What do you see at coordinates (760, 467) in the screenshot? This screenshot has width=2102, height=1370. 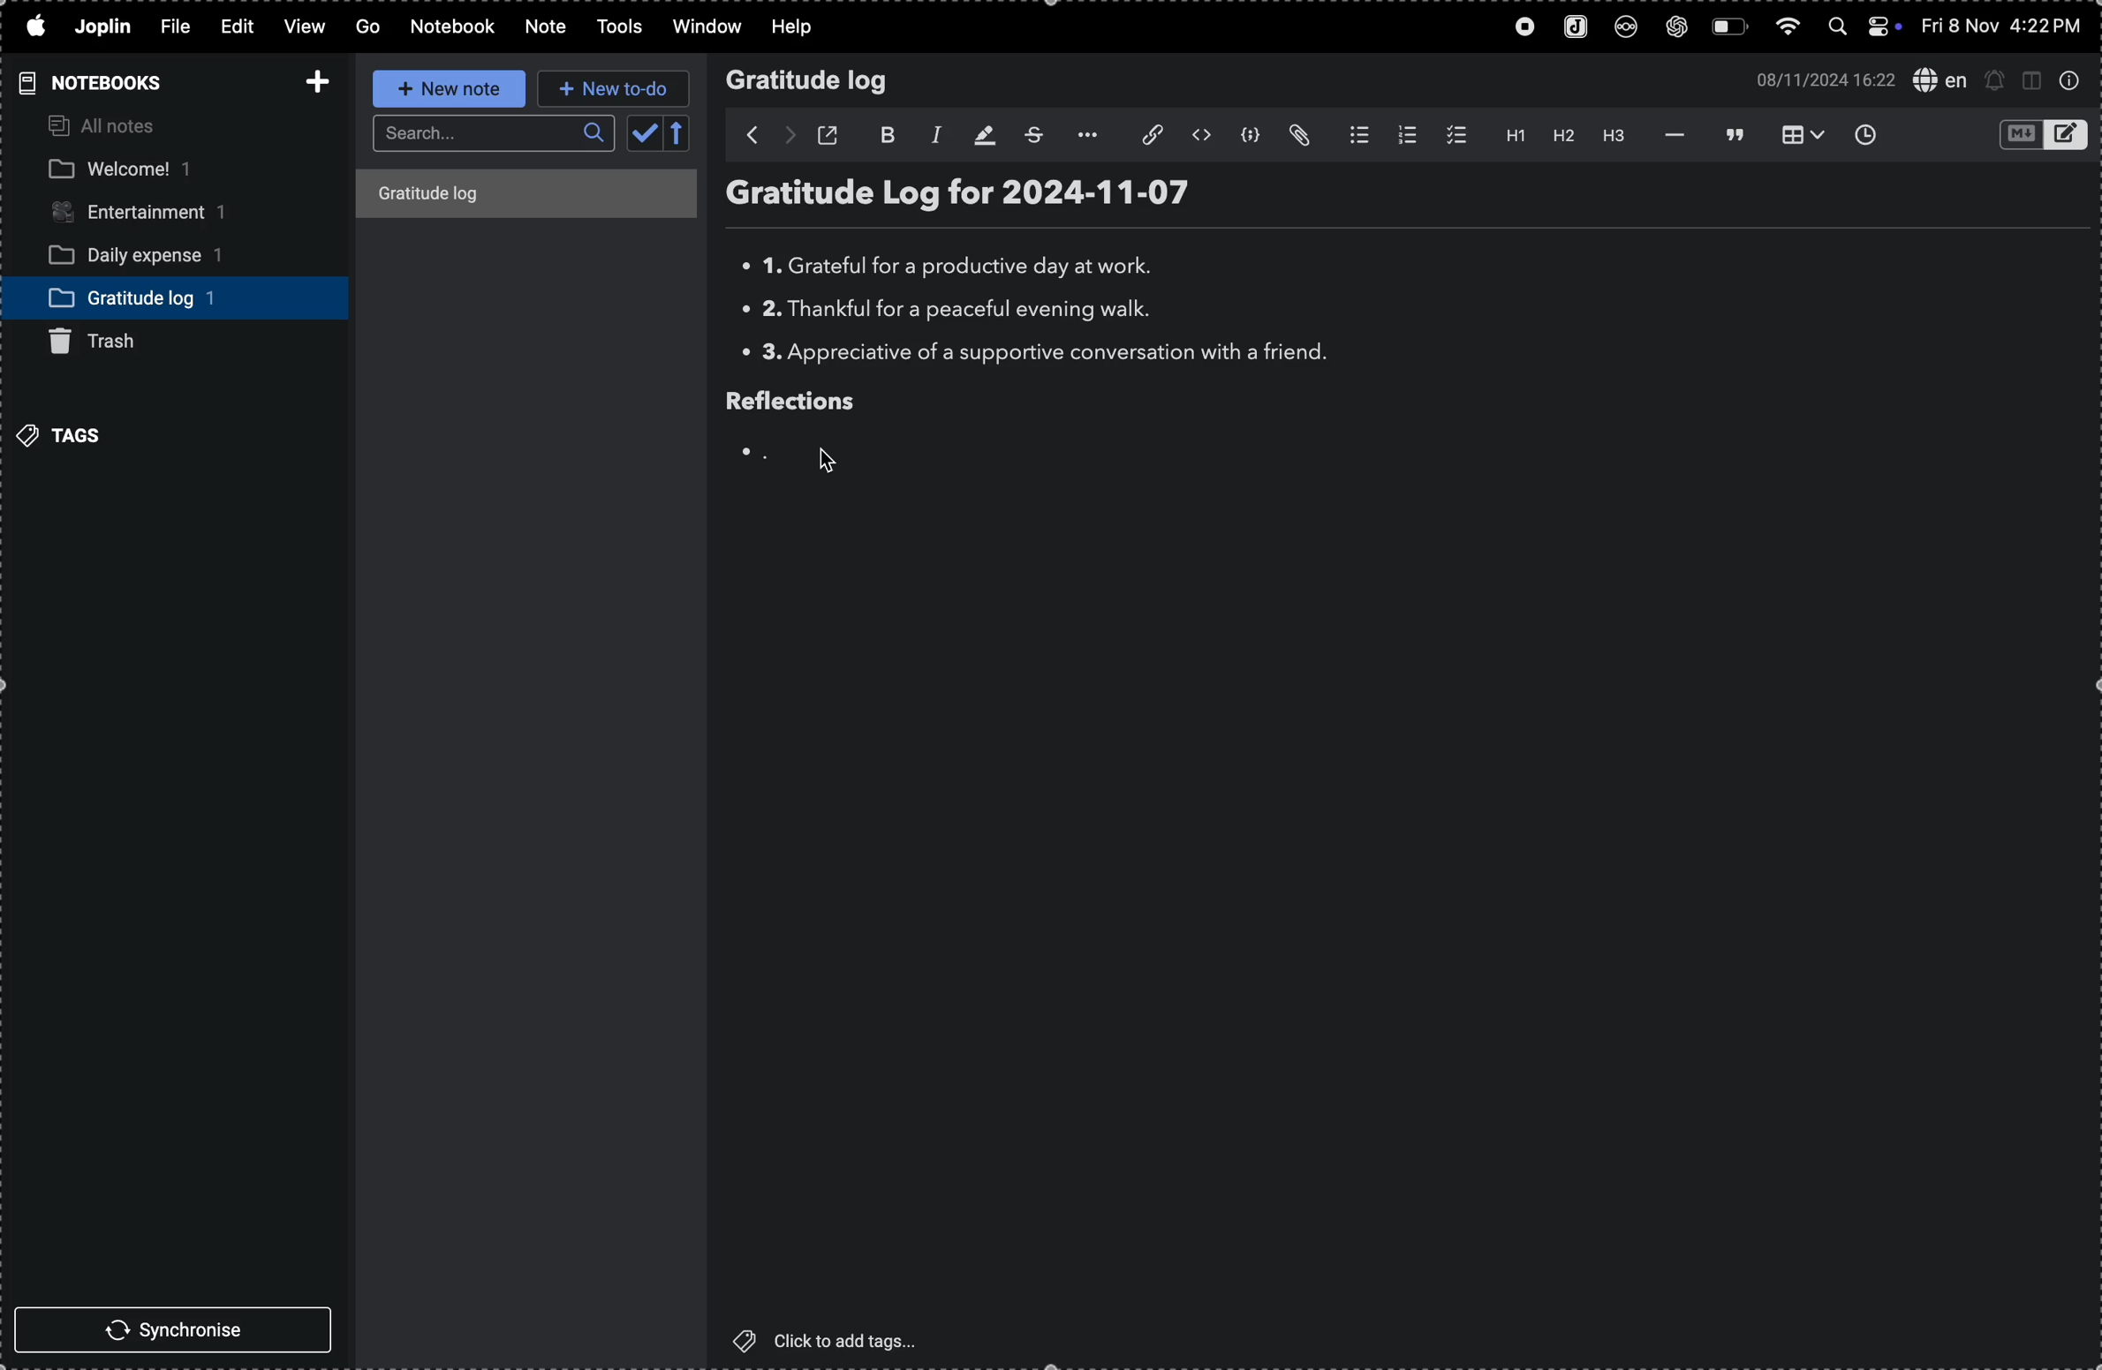 I see `` at bounding box center [760, 467].